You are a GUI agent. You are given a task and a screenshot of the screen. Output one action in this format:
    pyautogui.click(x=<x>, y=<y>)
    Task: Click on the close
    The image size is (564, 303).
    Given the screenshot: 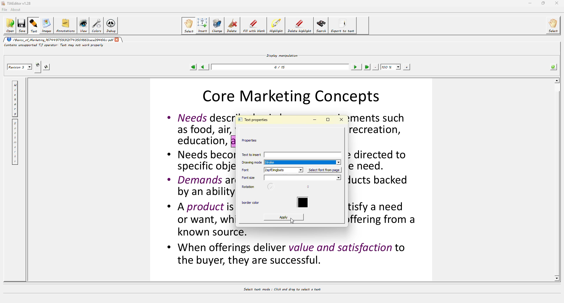 What is the action you would take?
    pyautogui.click(x=557, y=3)
    